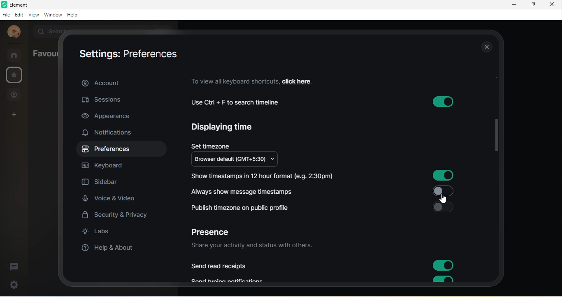  I want to click on favorites, so click(14, 75).